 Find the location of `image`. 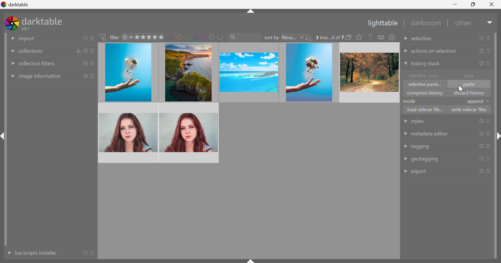

image is located at coordinates (128, 73).